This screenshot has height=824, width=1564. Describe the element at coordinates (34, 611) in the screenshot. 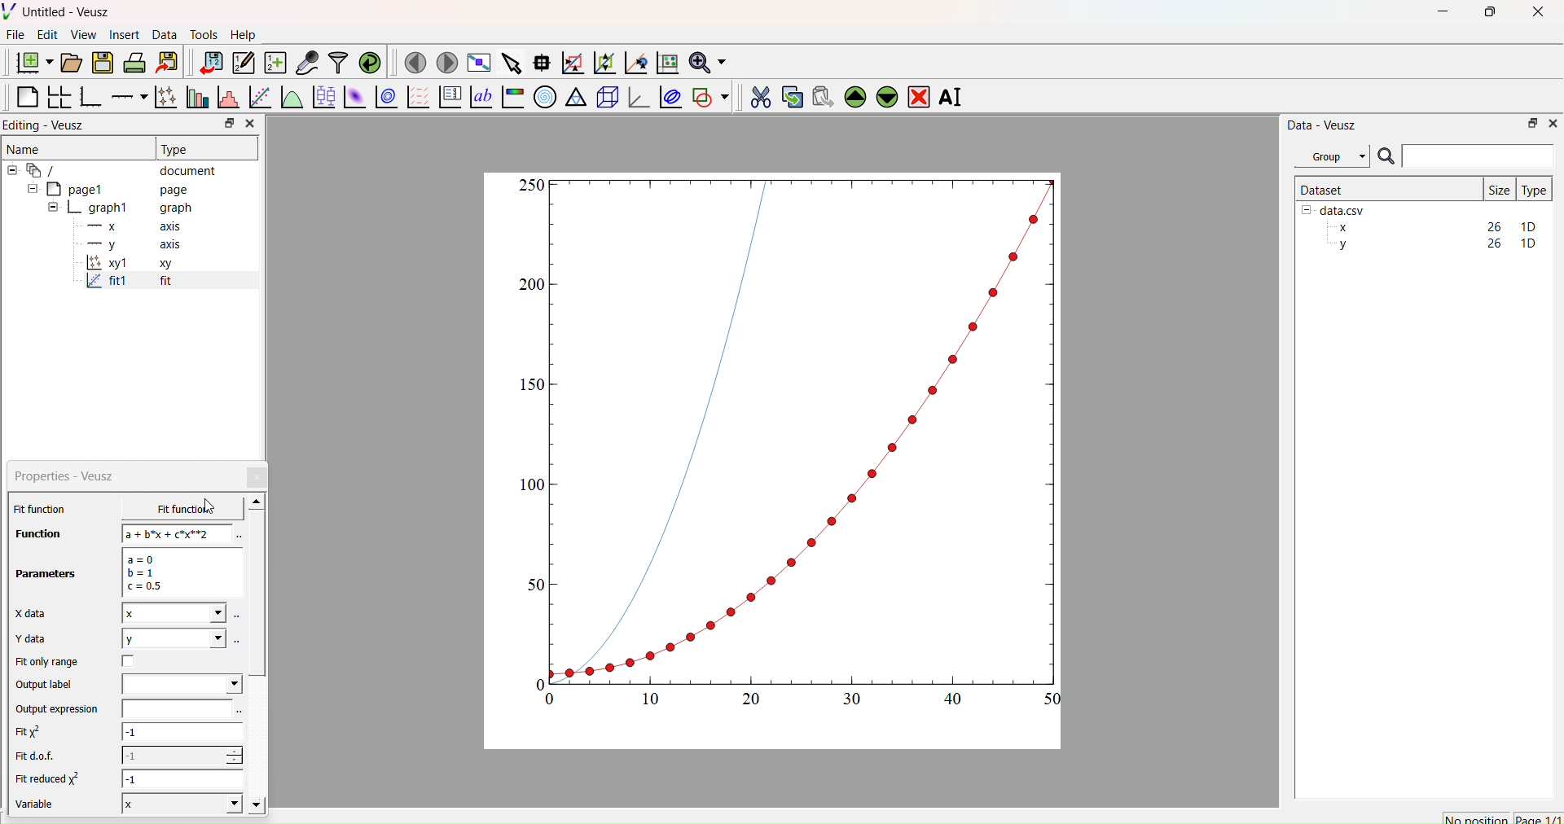

I see `X data` at that location.